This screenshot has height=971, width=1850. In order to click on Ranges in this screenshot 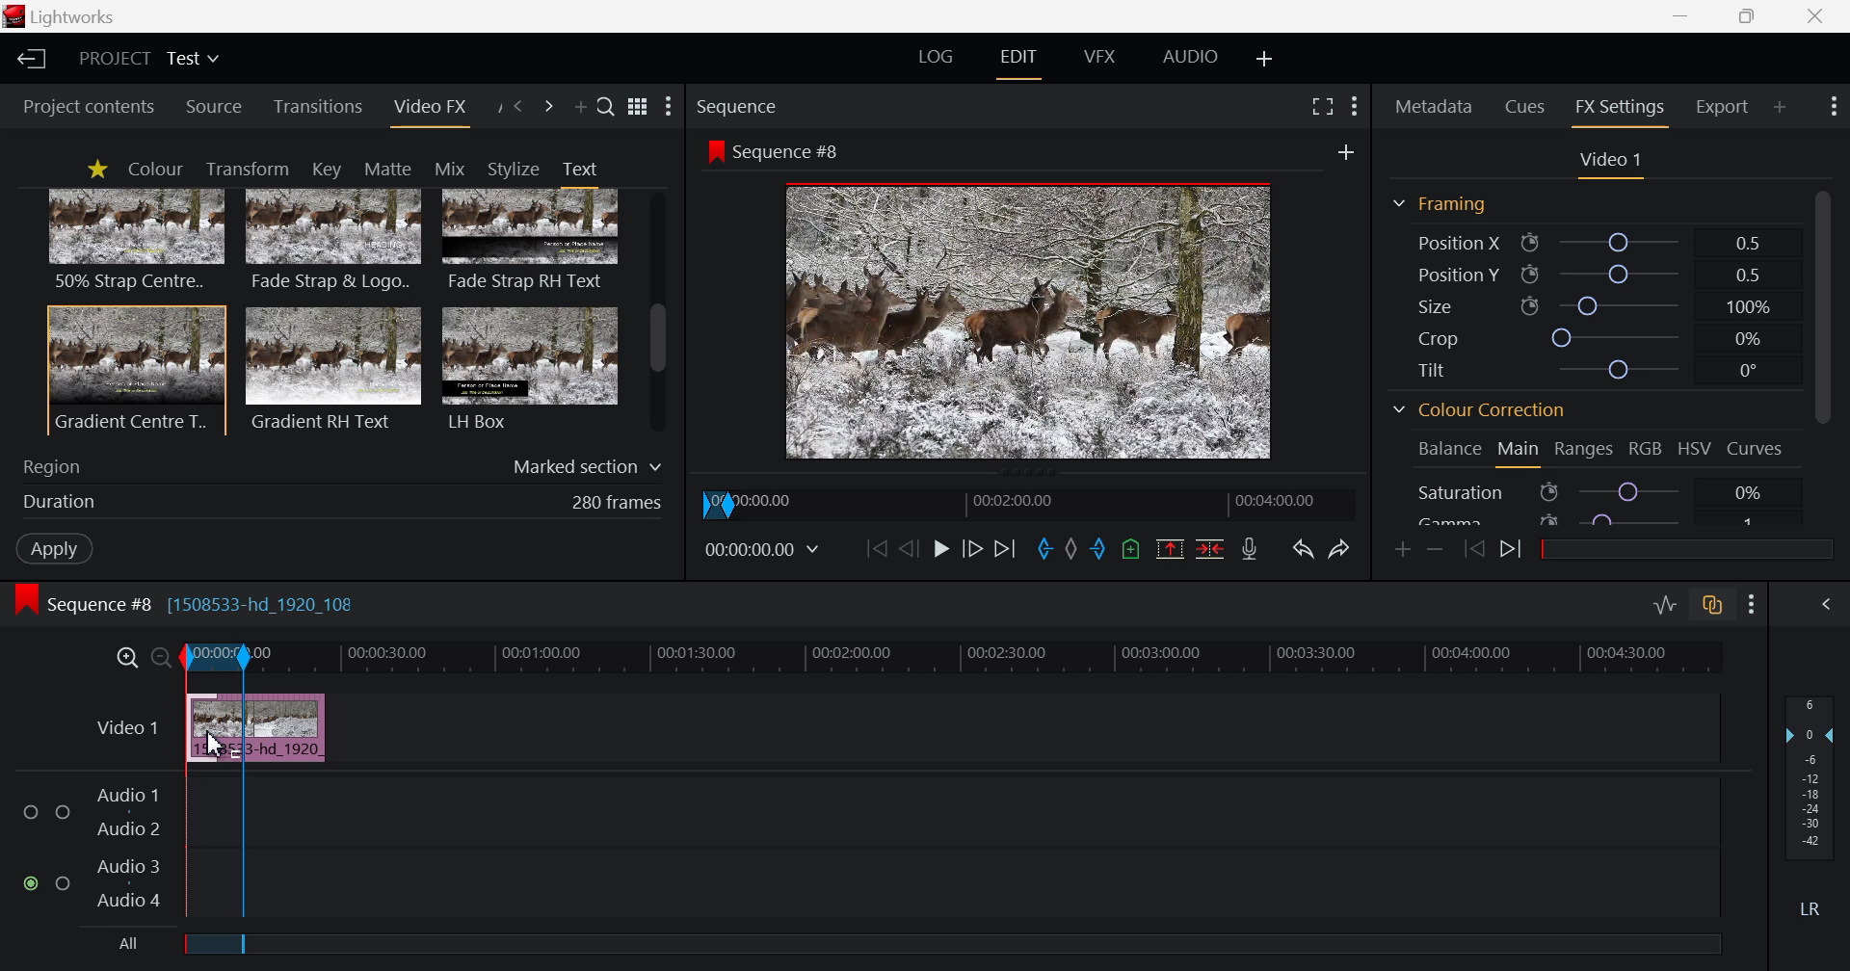, I will do `click(1582, 454)`.